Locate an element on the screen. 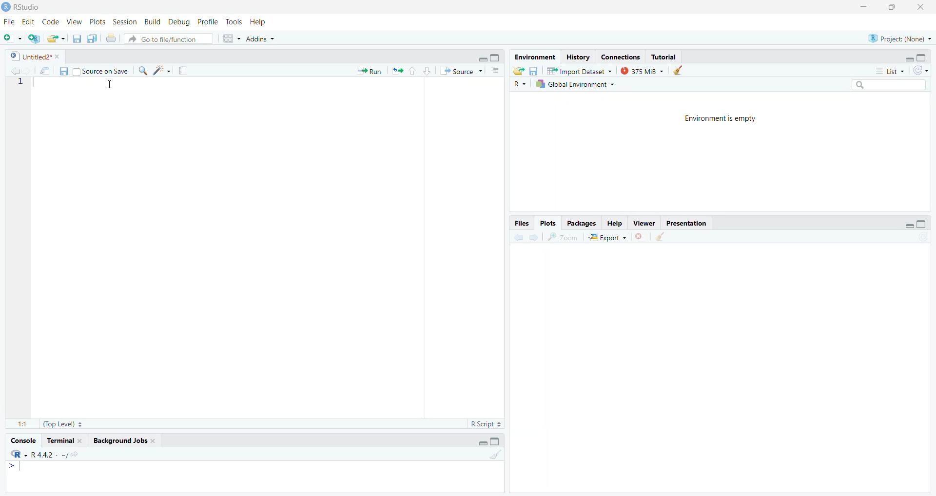  hide console is located at coordinates (921, 223).